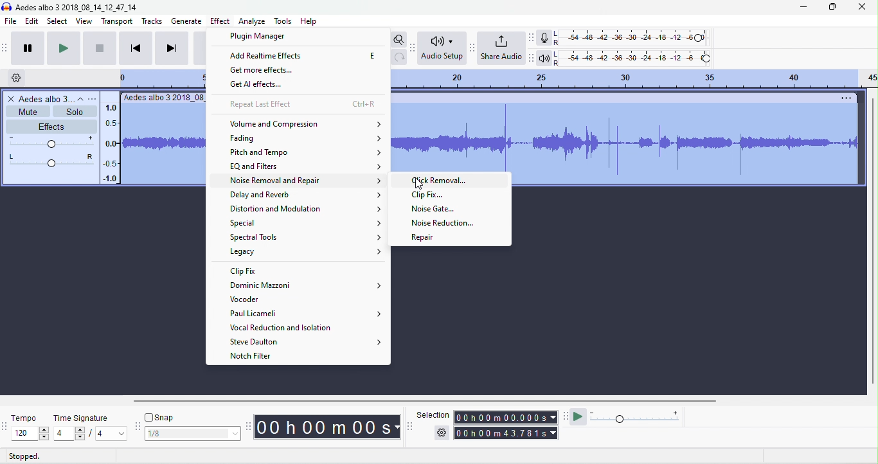 This screenshot has height=464, width=878. I want to click on repeat last action, so click(303, 105).